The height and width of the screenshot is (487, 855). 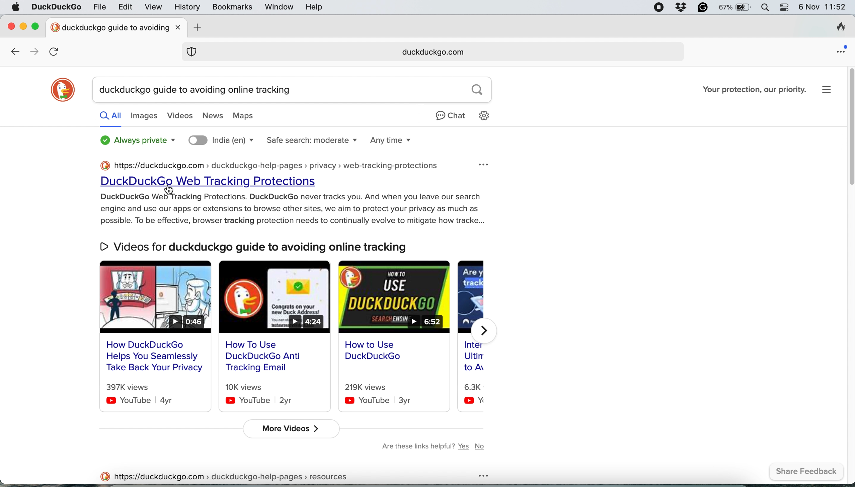 What do you see at coordinates (376, 352) in the screenshot?
I see `How to use duckduckgo` at bounding box center [376, 352].